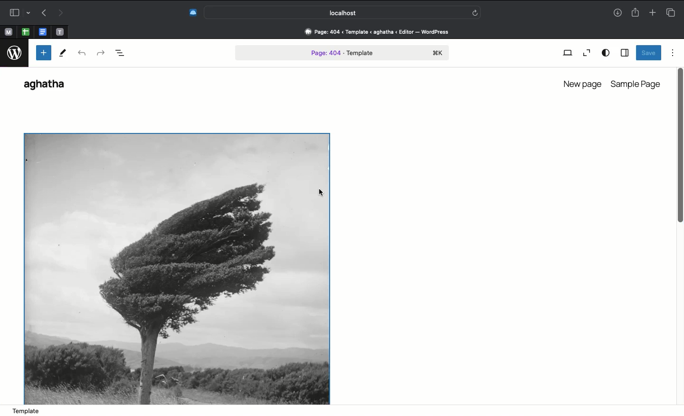  I want to click on View, so click(567, 54).